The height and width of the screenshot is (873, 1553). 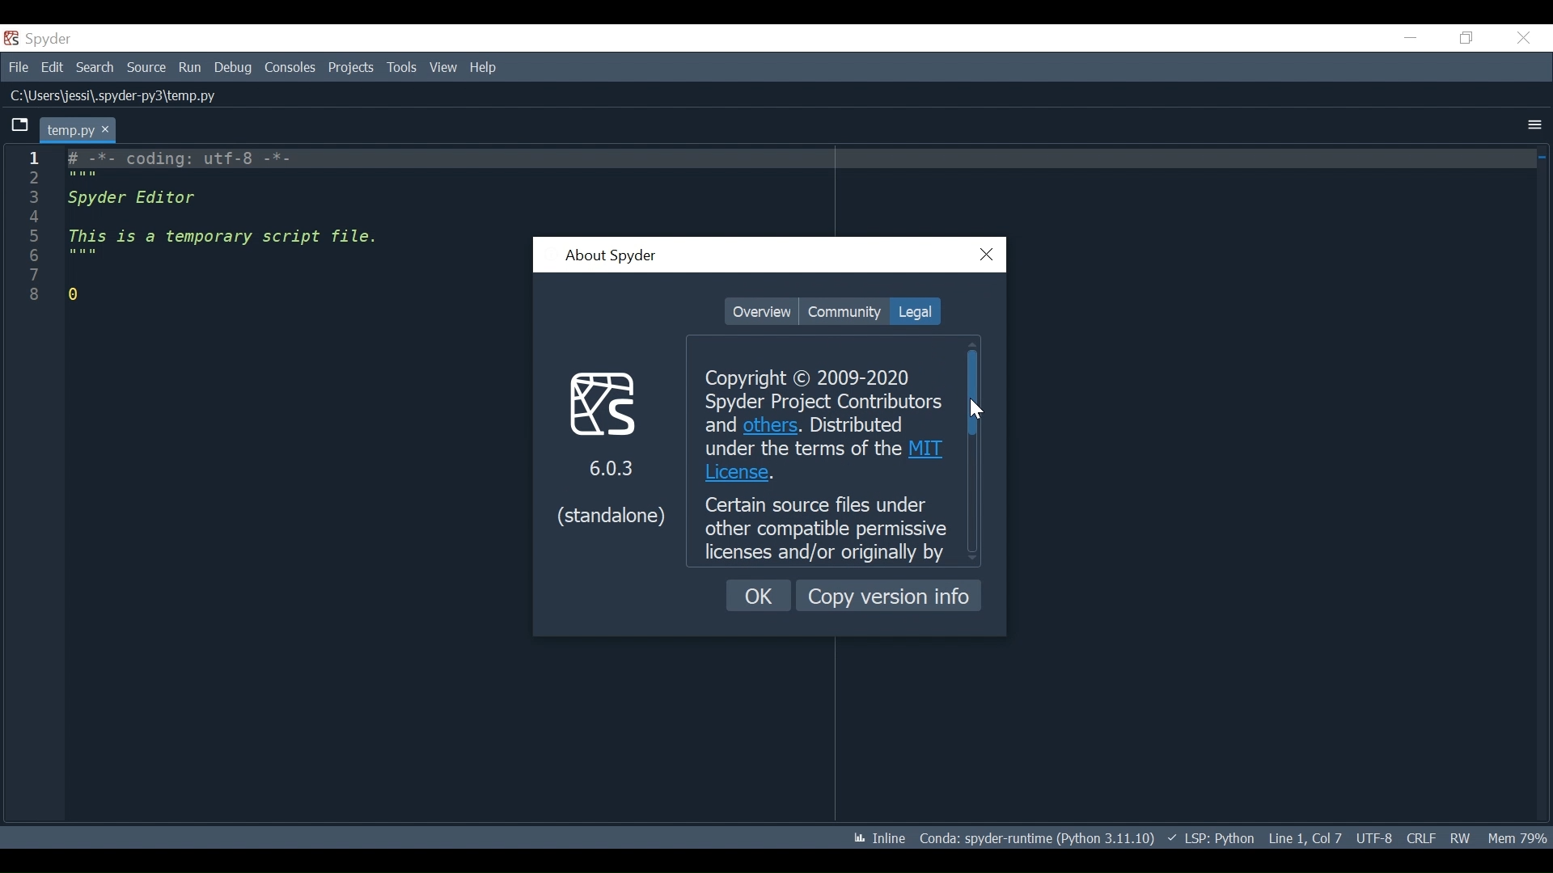 What do you see at coordinates (1467, 37) in the screenshot?
I see `Restore` at bounding box center [1467, 37].